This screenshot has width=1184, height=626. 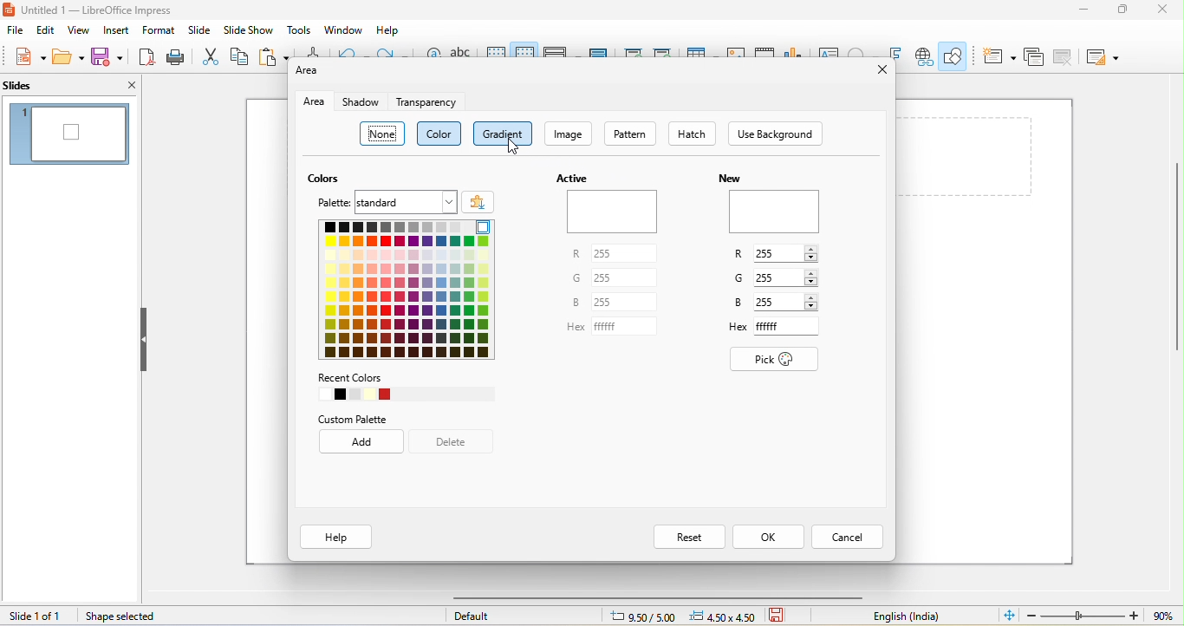 What do you see at coordinates (10, 12) in the screenshot?
I see `logo` at bounding box center [10, 12].